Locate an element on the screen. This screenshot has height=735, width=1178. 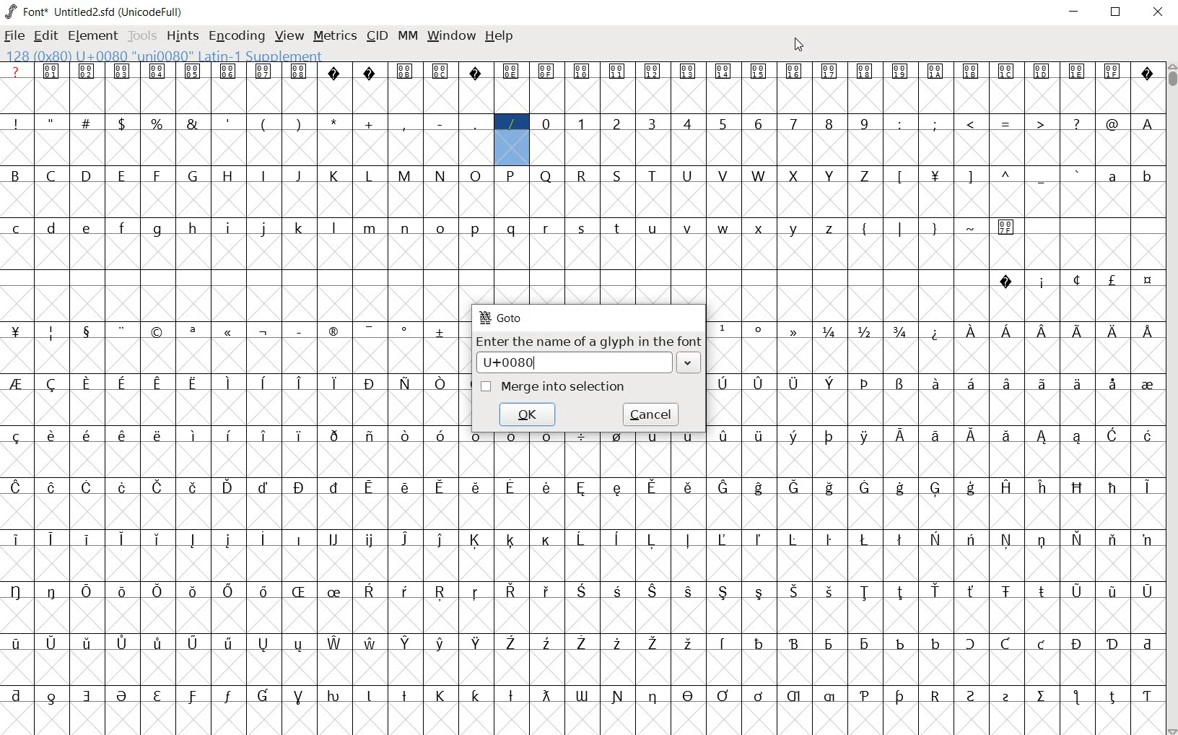
glyph is located at coordinates (263, 175).